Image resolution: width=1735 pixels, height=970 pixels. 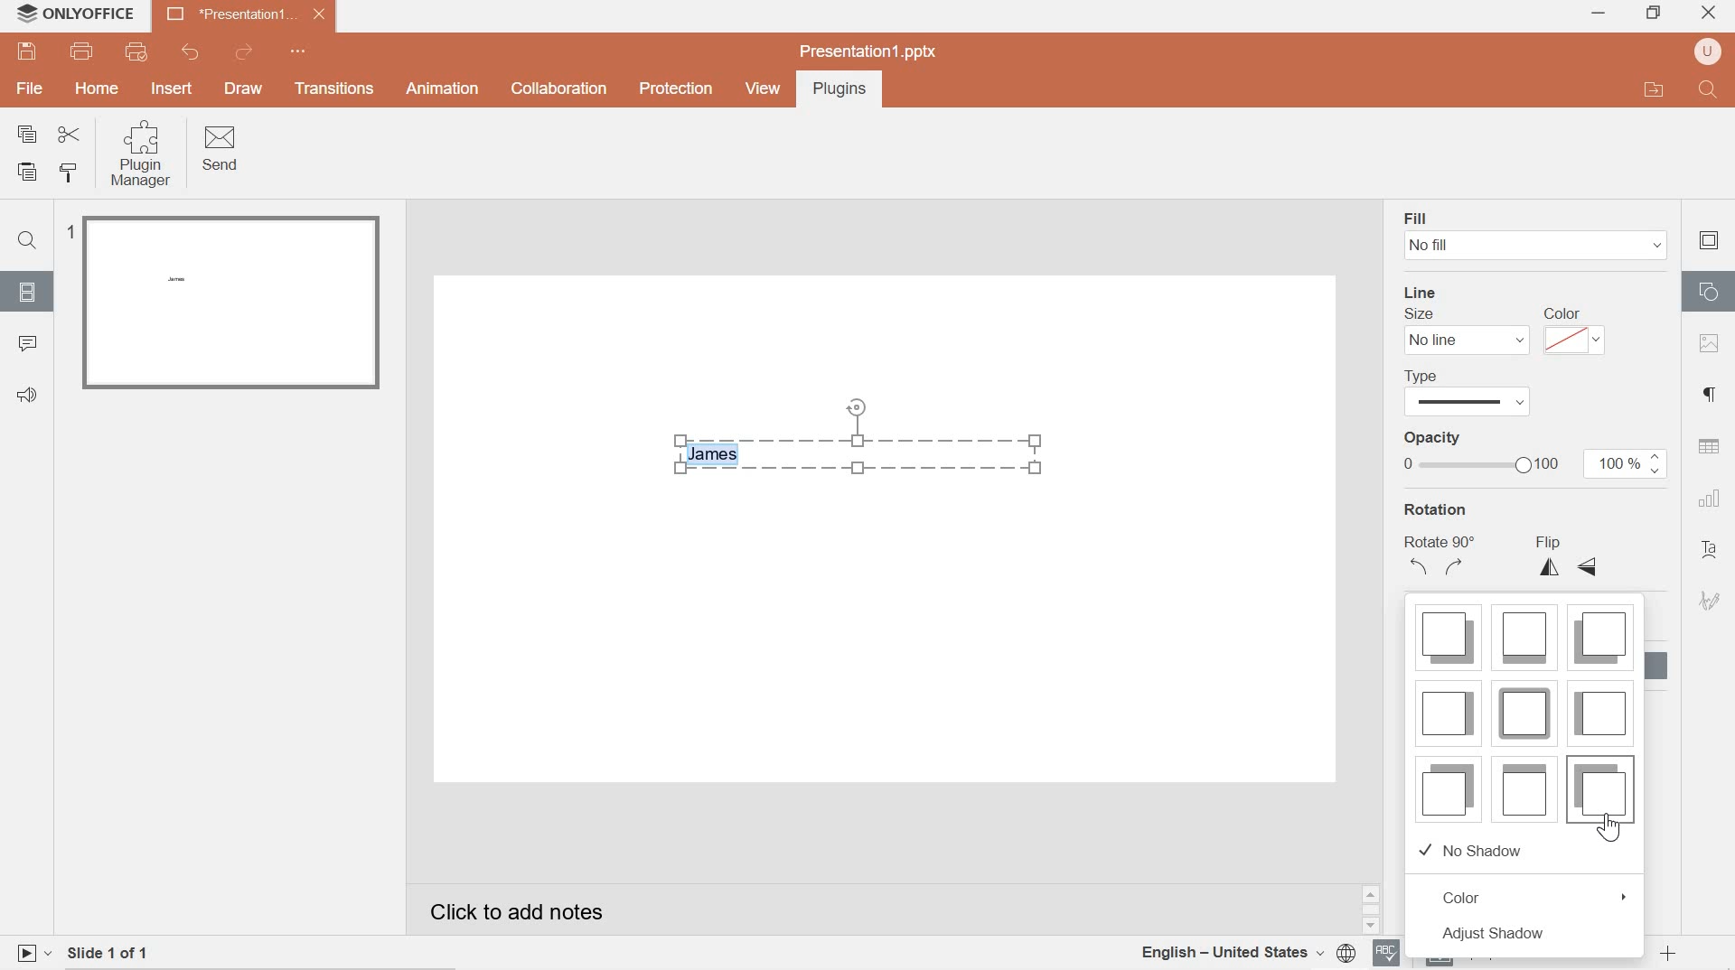 I want to click on file, so click(x=31, y=90).